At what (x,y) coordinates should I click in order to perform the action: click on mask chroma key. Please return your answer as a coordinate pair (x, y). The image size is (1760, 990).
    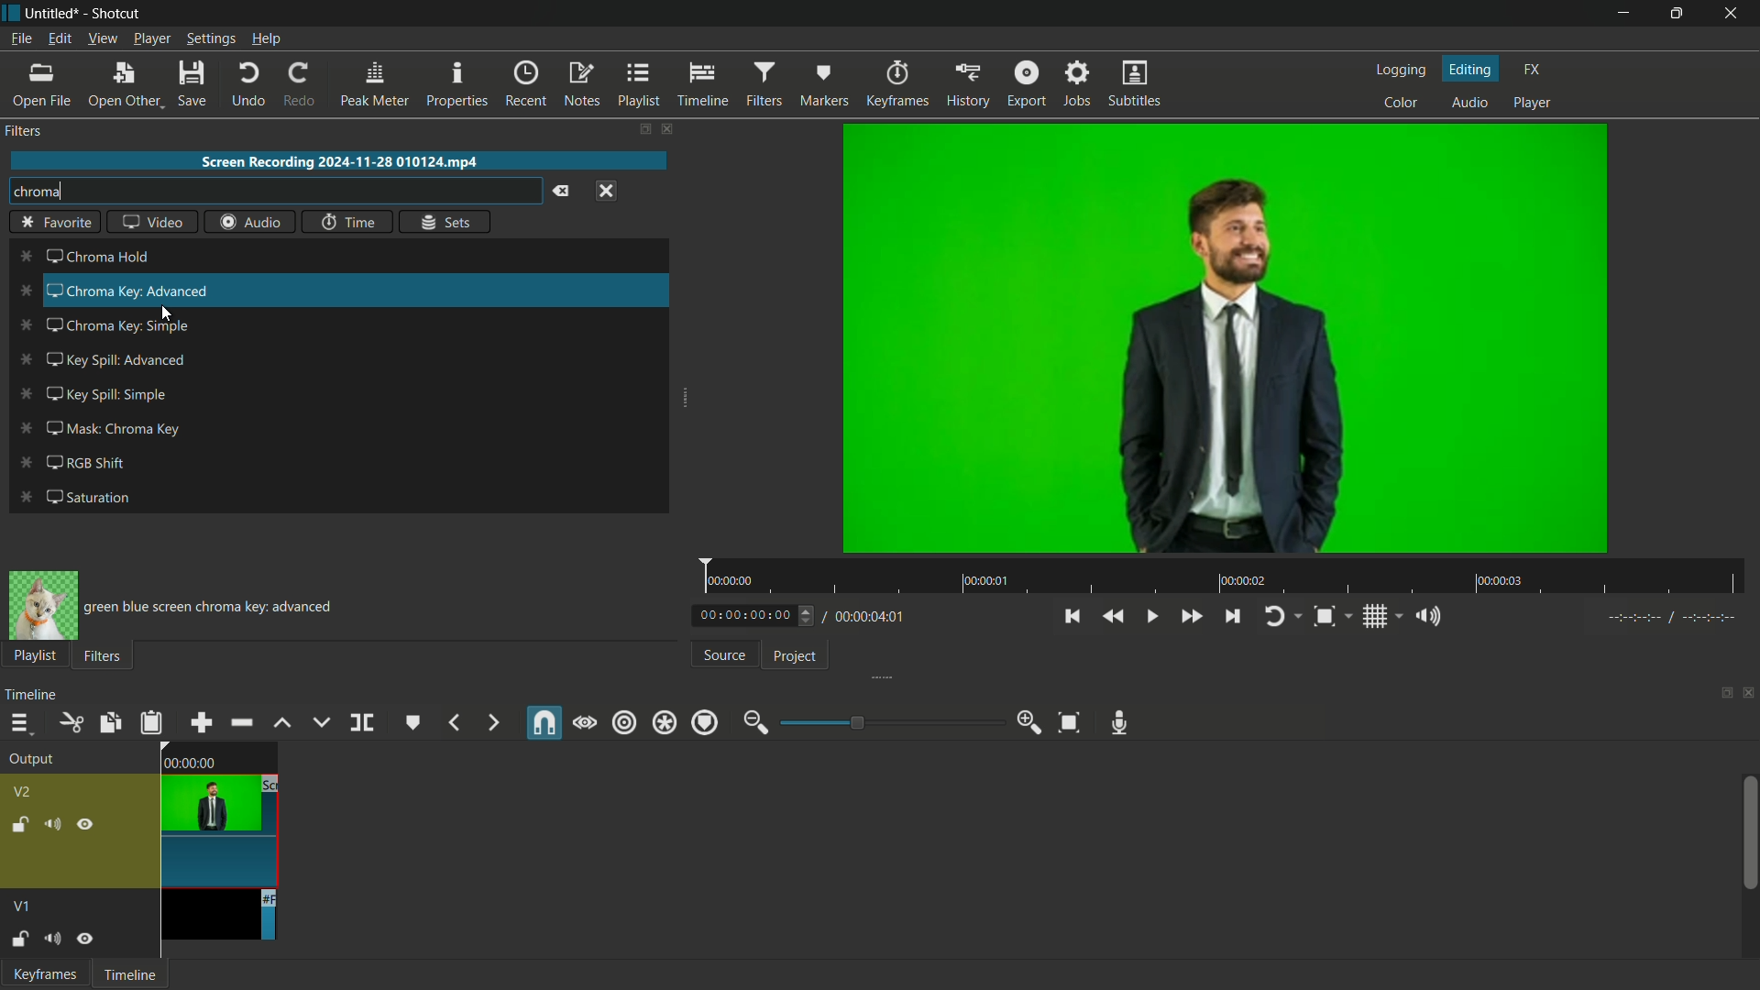
    Looking at the image, I should click on (118, 427).